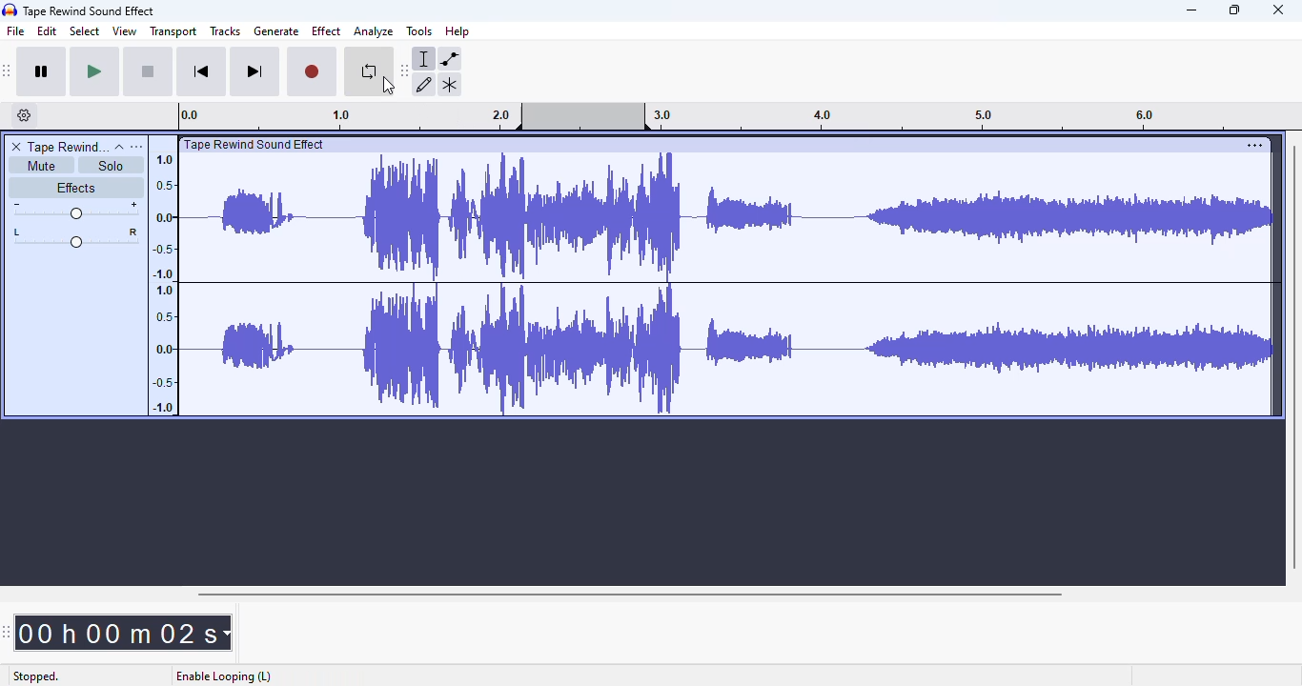 Image resolution: width=1302 pixels, height=686 pixels. What do you see at coordinates (164, 277) in the screenshot?
I see `1.0 0.5 0.0 -0.5 -1.0 1.0 0.5 0.0 -0.5 -1.0` at bounding box center [164, 277].